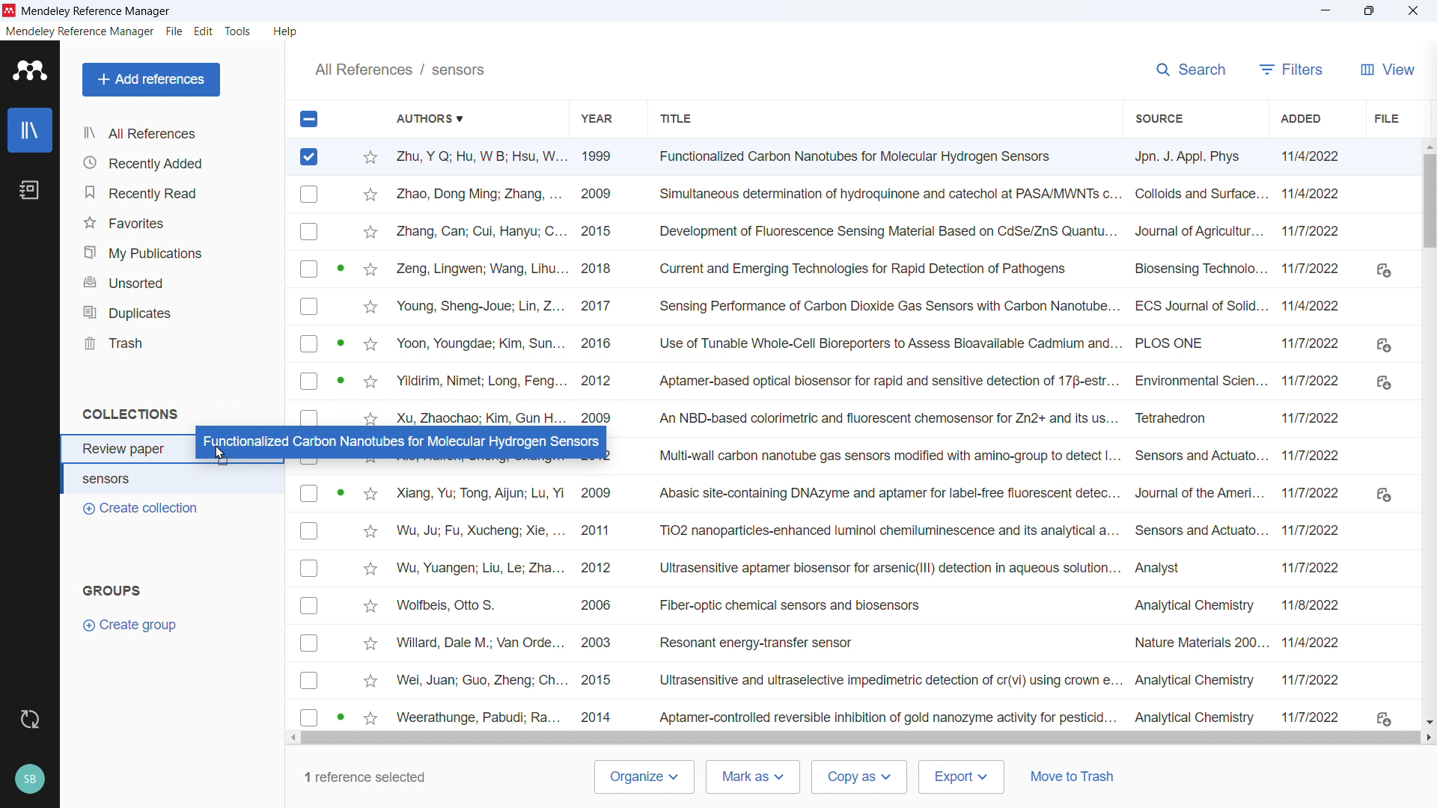 The height and width of the screenshot is (808, 1437). What do you see at coordinates (1428, 737) in the screenshot?
I see `Scroll right ` at bounding box center [1428, 737].